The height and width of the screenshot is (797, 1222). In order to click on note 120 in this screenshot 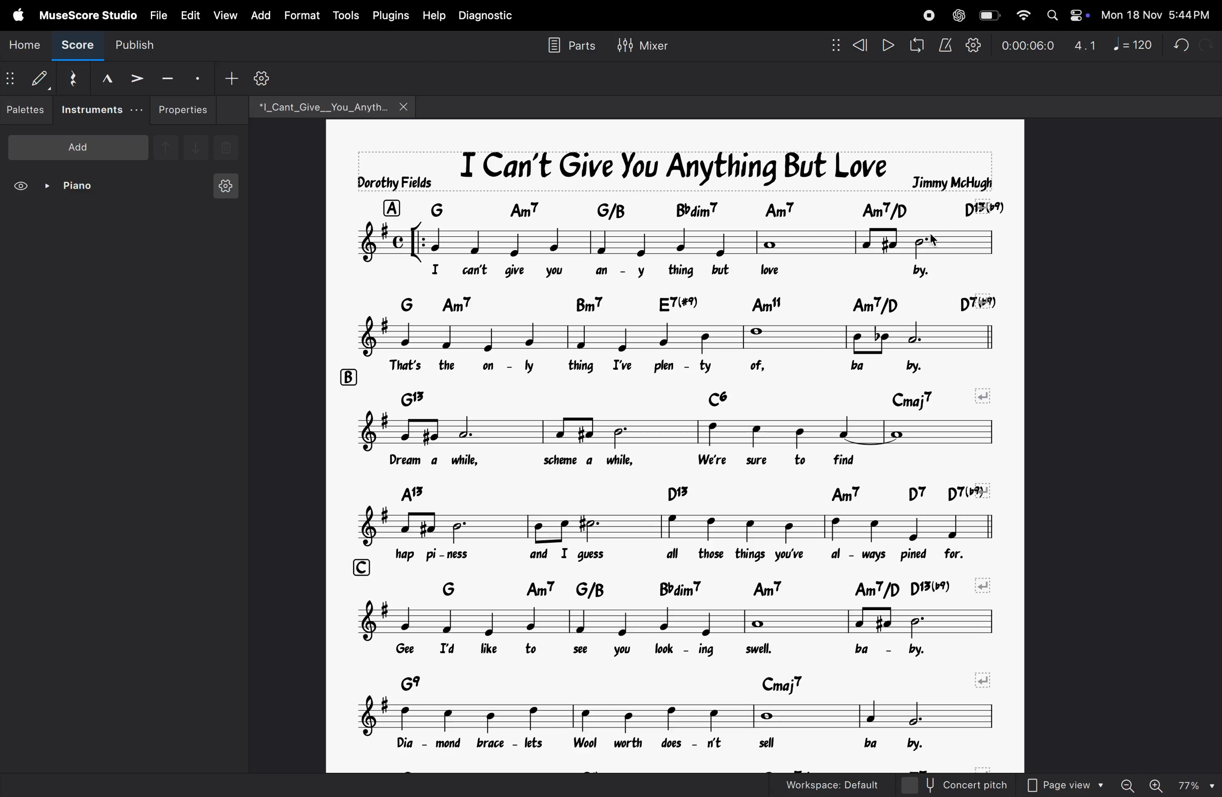, I will do `click(1132, 46)`.